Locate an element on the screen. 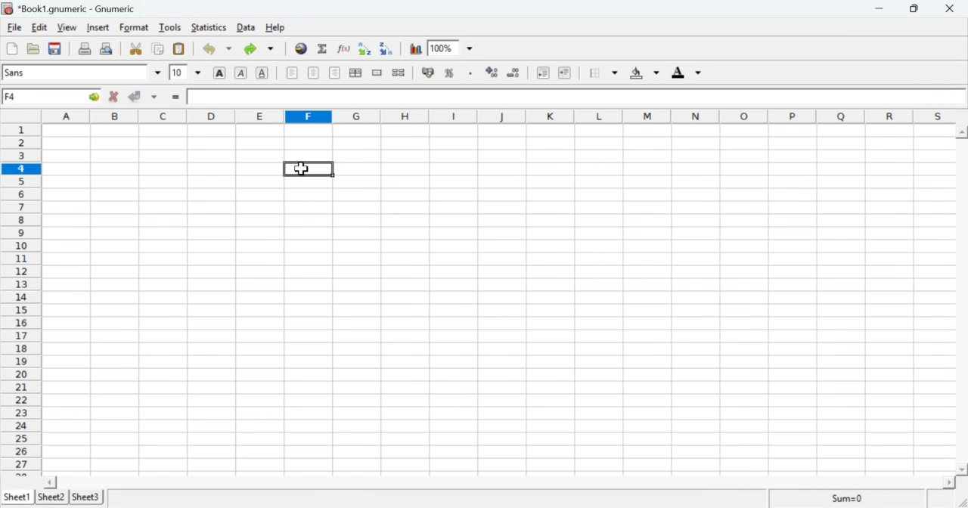  scroll bar is located at coordinates (960, 302).